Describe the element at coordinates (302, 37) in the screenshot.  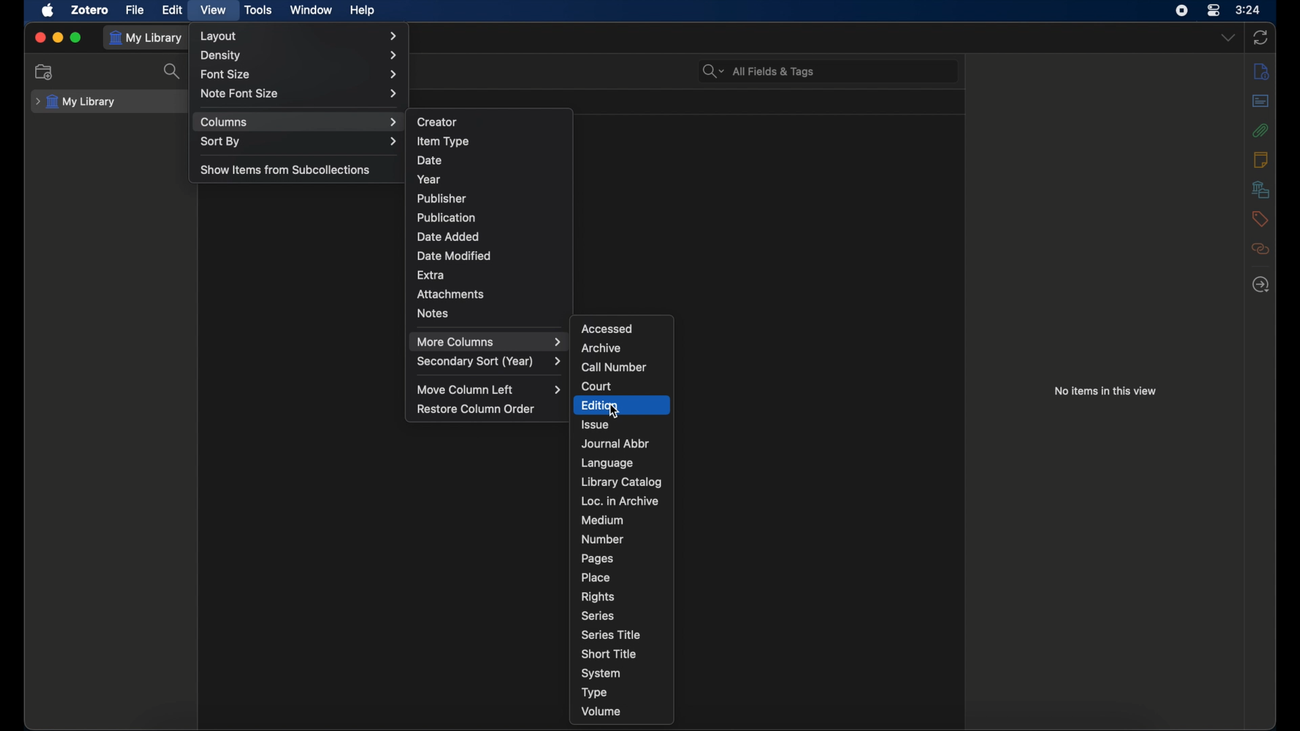
I see `layout` at that location.